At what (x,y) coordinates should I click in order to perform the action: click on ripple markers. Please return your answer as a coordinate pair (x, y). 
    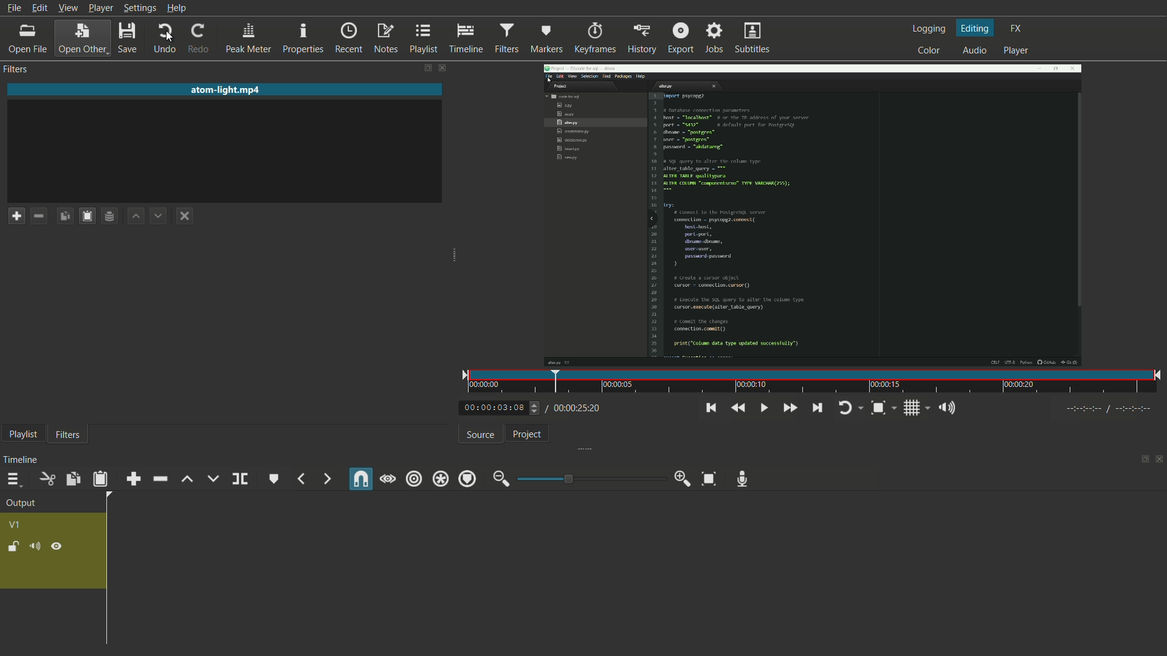
    Looking at the image, I should click on (466, 479).